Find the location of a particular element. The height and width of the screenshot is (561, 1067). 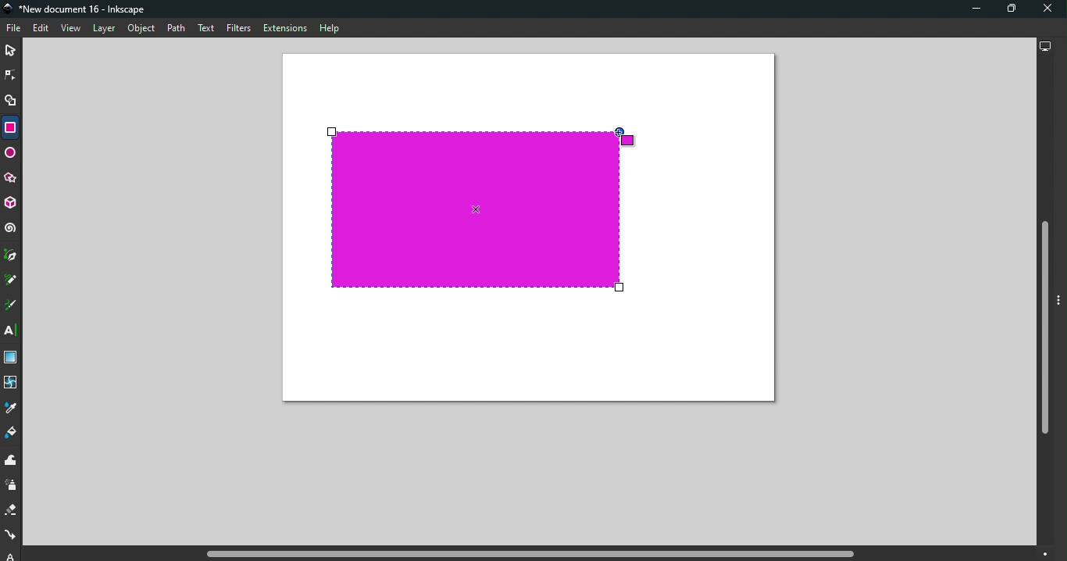

Star/polygon tool is located at coordinates (12, 179).